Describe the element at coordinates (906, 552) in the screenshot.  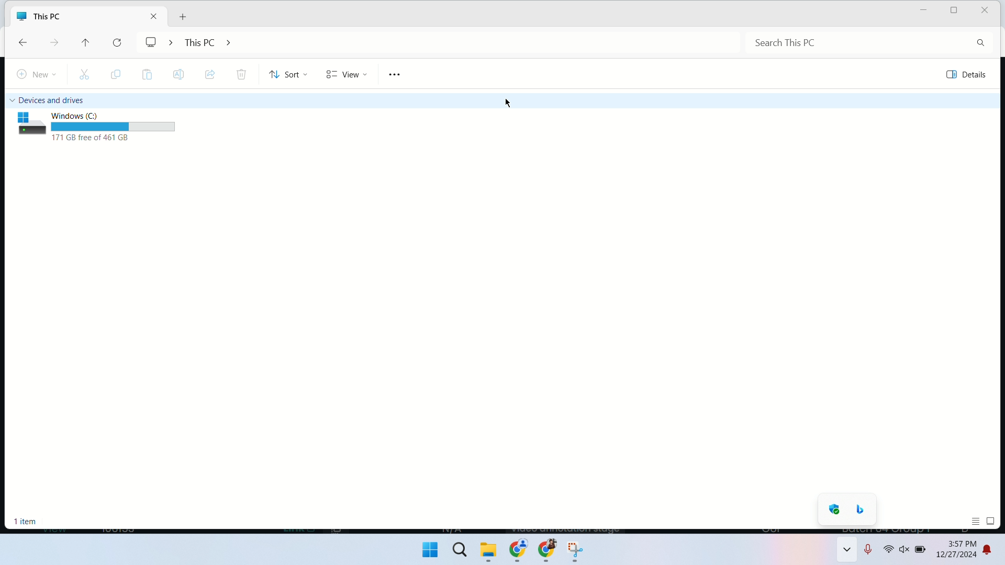
I see `volume` at that location.